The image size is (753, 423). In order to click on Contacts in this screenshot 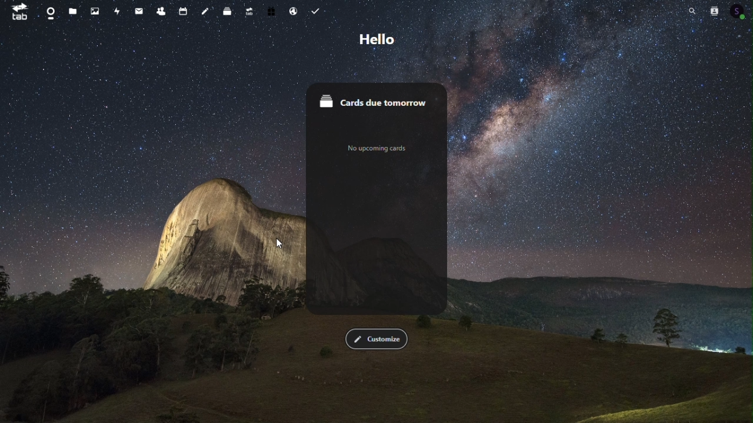, I will do `click(715, 9)`.